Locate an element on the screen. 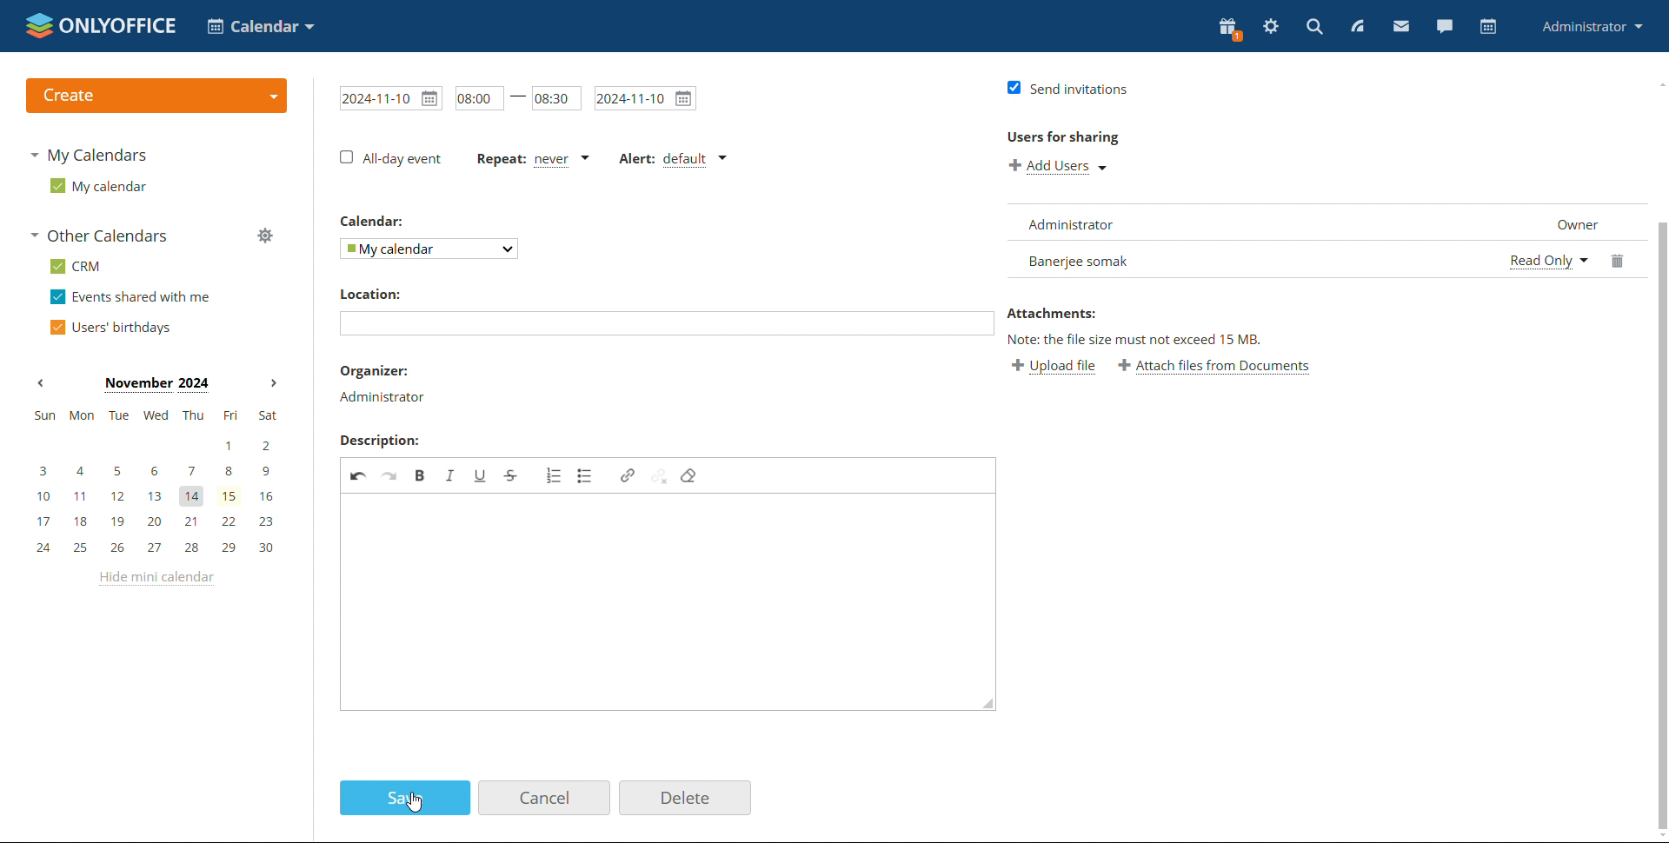 The width and height of the screenshot is (1669, 843). scroll down is located at coordinates (1659, 834).